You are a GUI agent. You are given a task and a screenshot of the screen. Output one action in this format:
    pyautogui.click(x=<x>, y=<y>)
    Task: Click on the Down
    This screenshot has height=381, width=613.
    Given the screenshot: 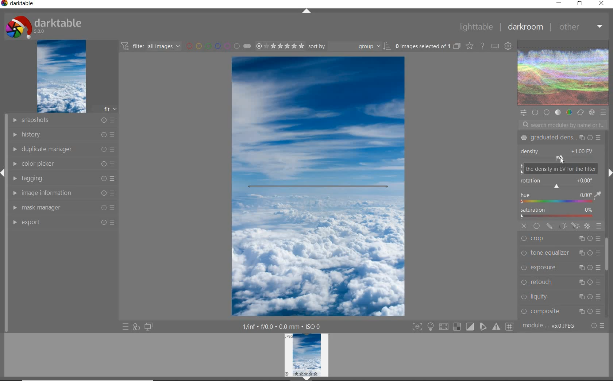 What is the action you would take?
    pyautogui.click(x=307, y=378)
    